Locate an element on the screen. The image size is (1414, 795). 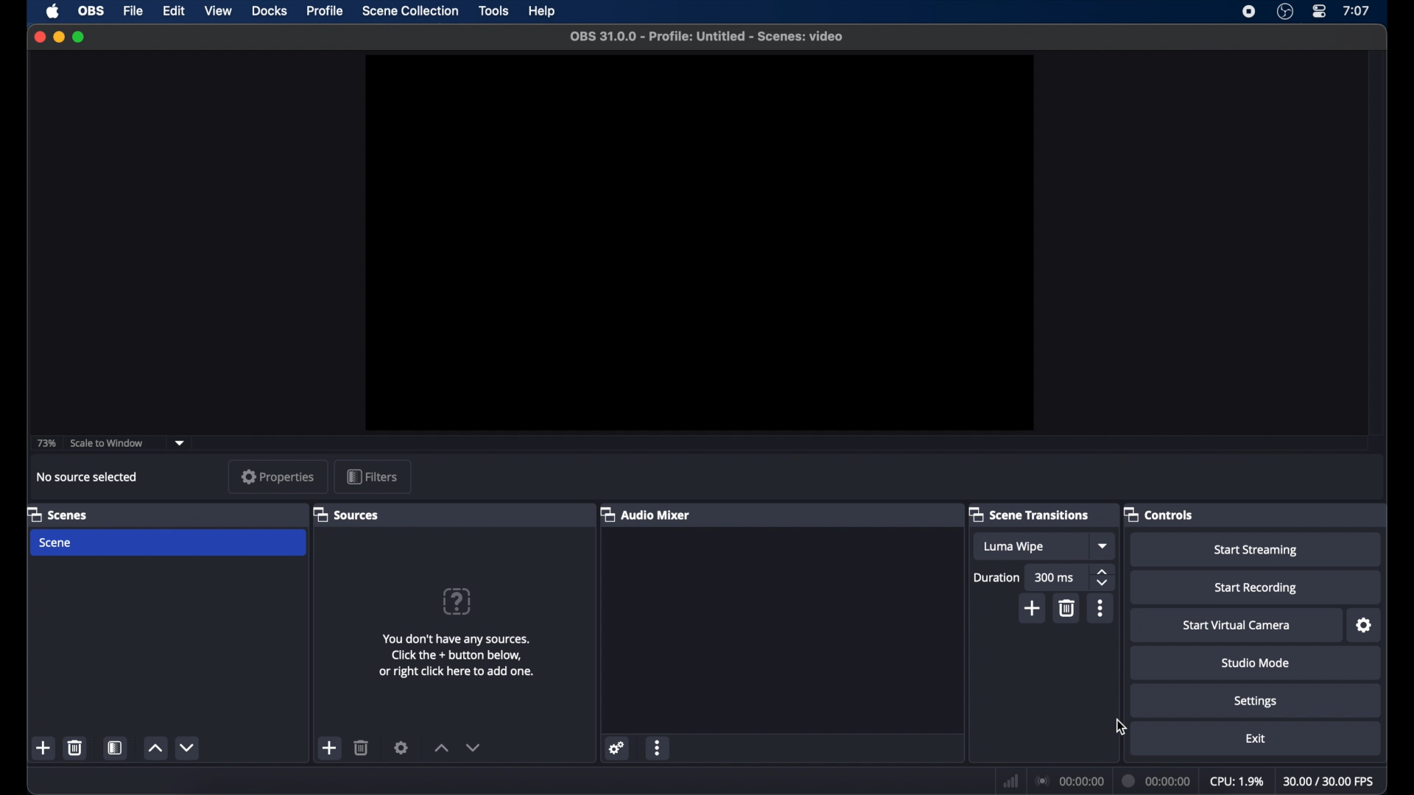
audio mixer is located at coordinates (645, 514).